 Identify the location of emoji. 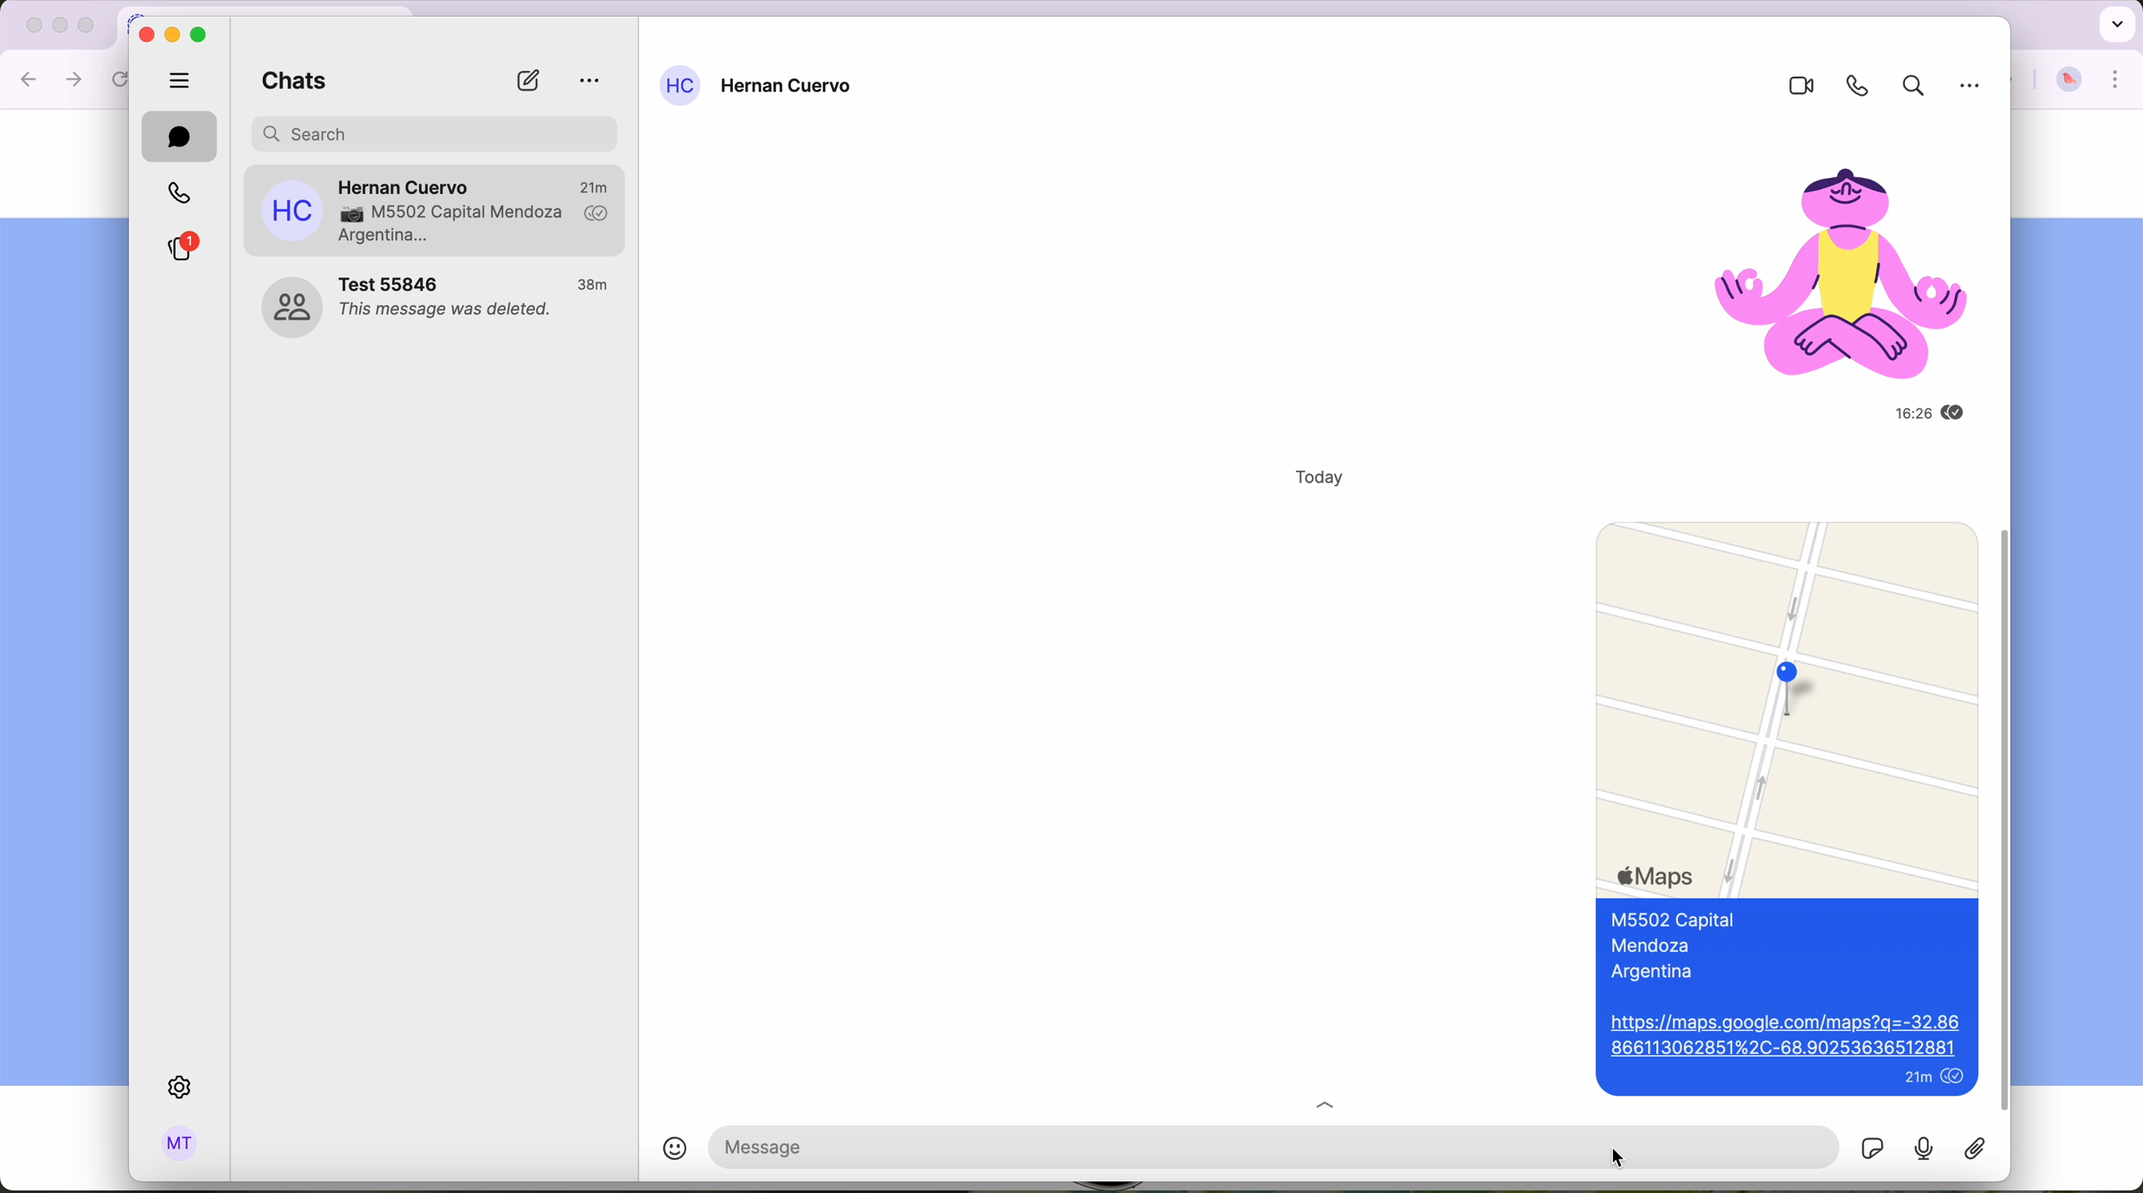
(660, 1151).